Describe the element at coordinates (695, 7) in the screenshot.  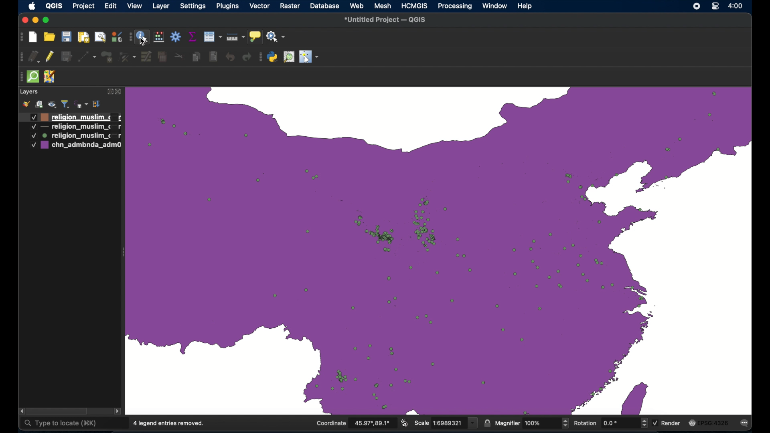
I see `screen recorder icon` at that location.